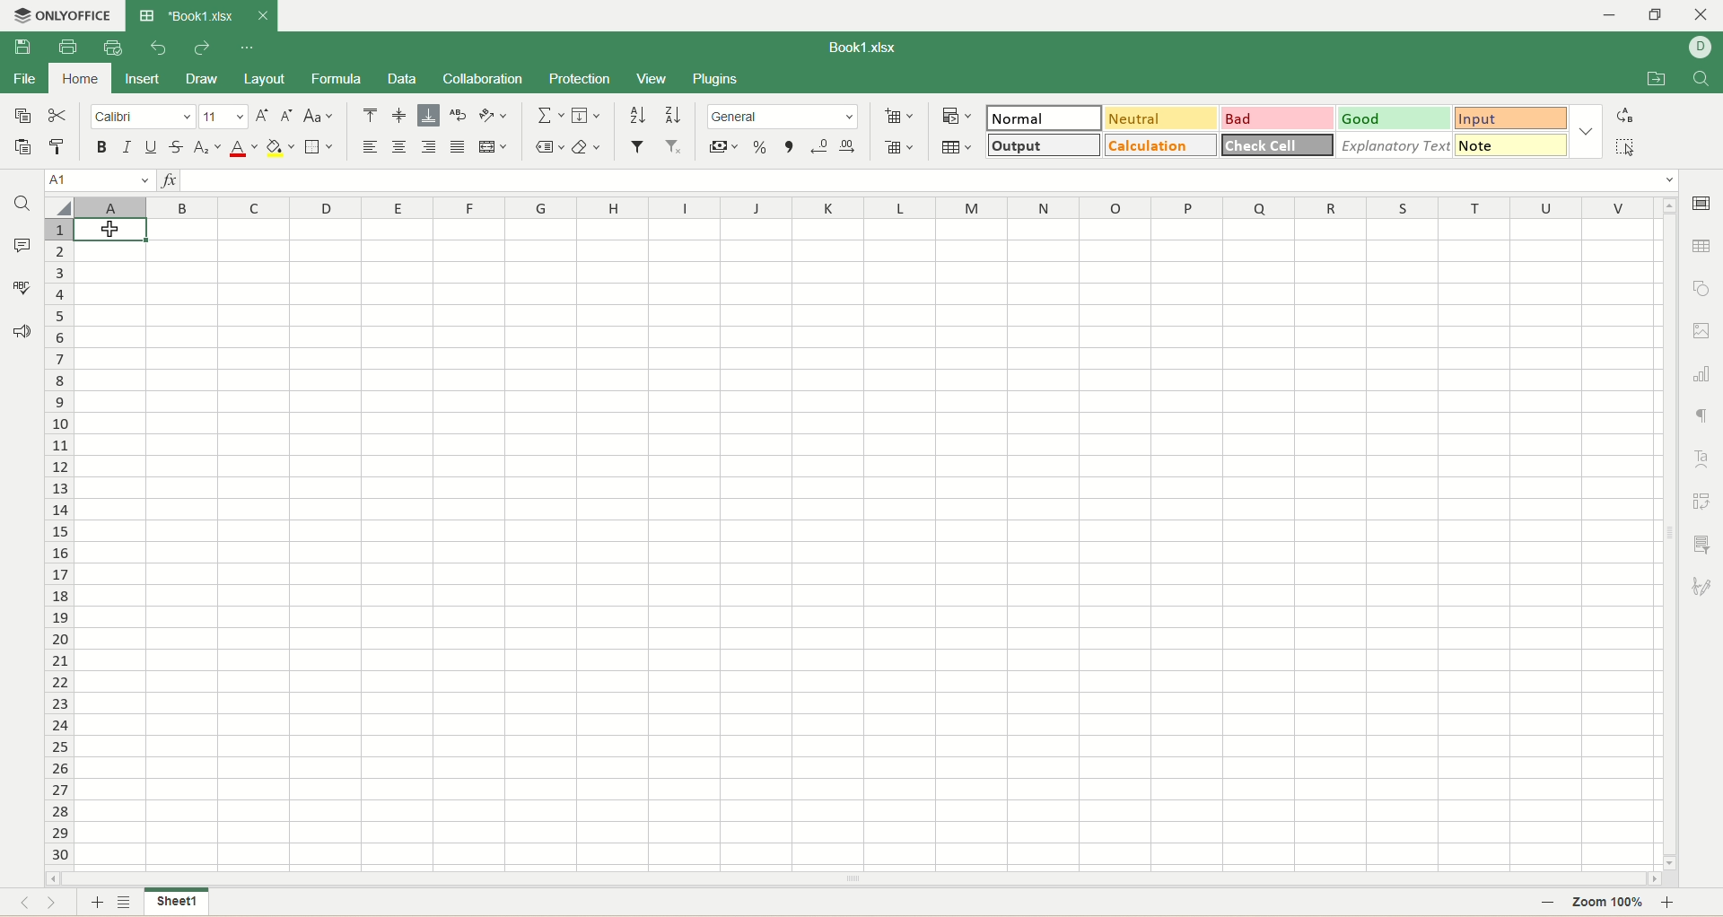 The height and width of the screenshot is (917, 1723). I want to click on horizontal scroll bar, so click(854, 879).